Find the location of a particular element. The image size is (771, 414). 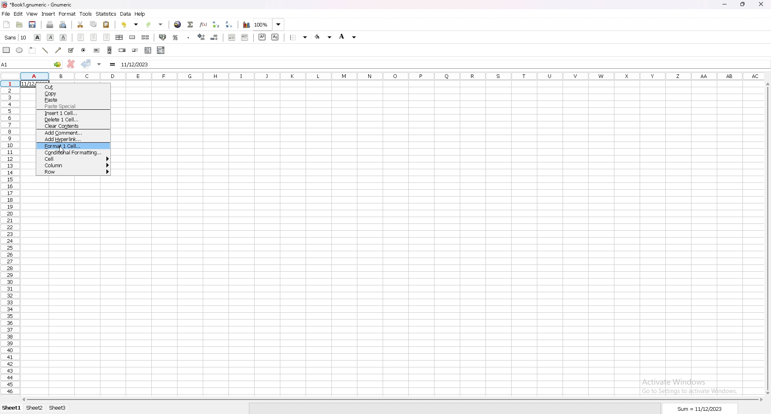

combo box is located at coordinates (161, 50).